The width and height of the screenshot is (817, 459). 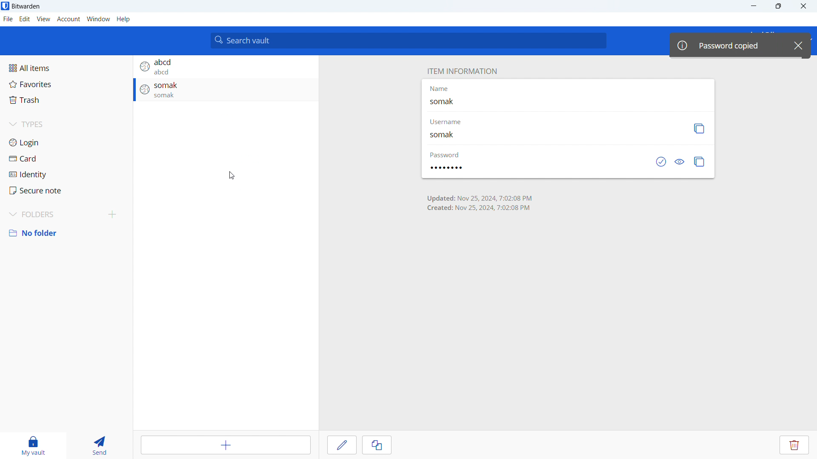 What do you see at coordinates (231, 177) in the screenshot?
I see `cursor` at bounding box center [231, 177].